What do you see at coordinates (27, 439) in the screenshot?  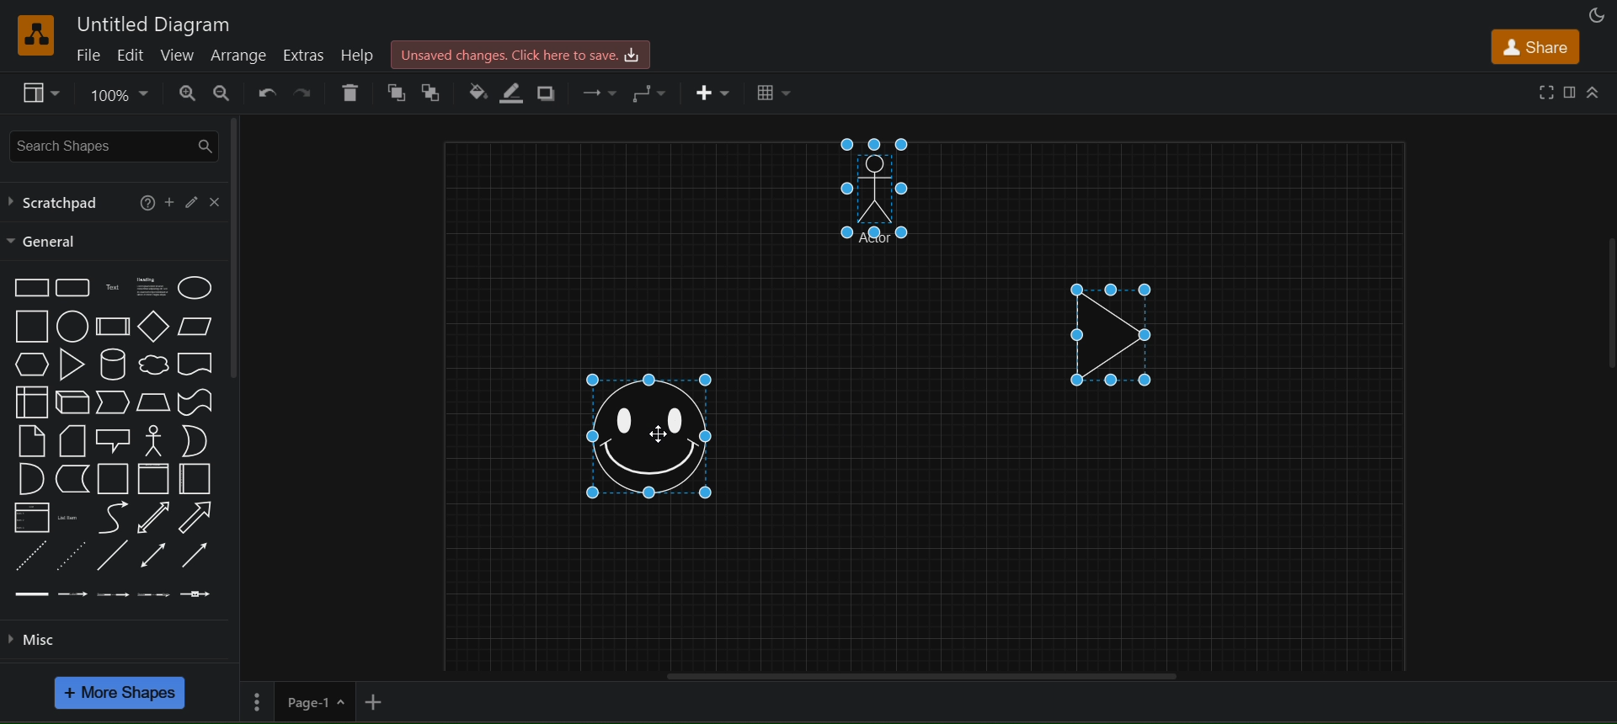 I see `notes` at bounding box center [27, 439].